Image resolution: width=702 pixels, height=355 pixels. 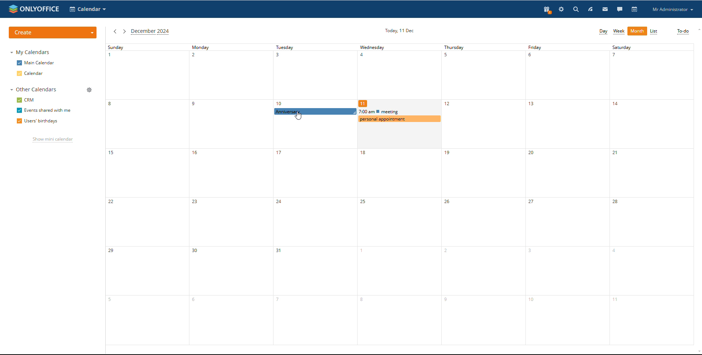 I want to click on calendar, so click(x=635, y=9).